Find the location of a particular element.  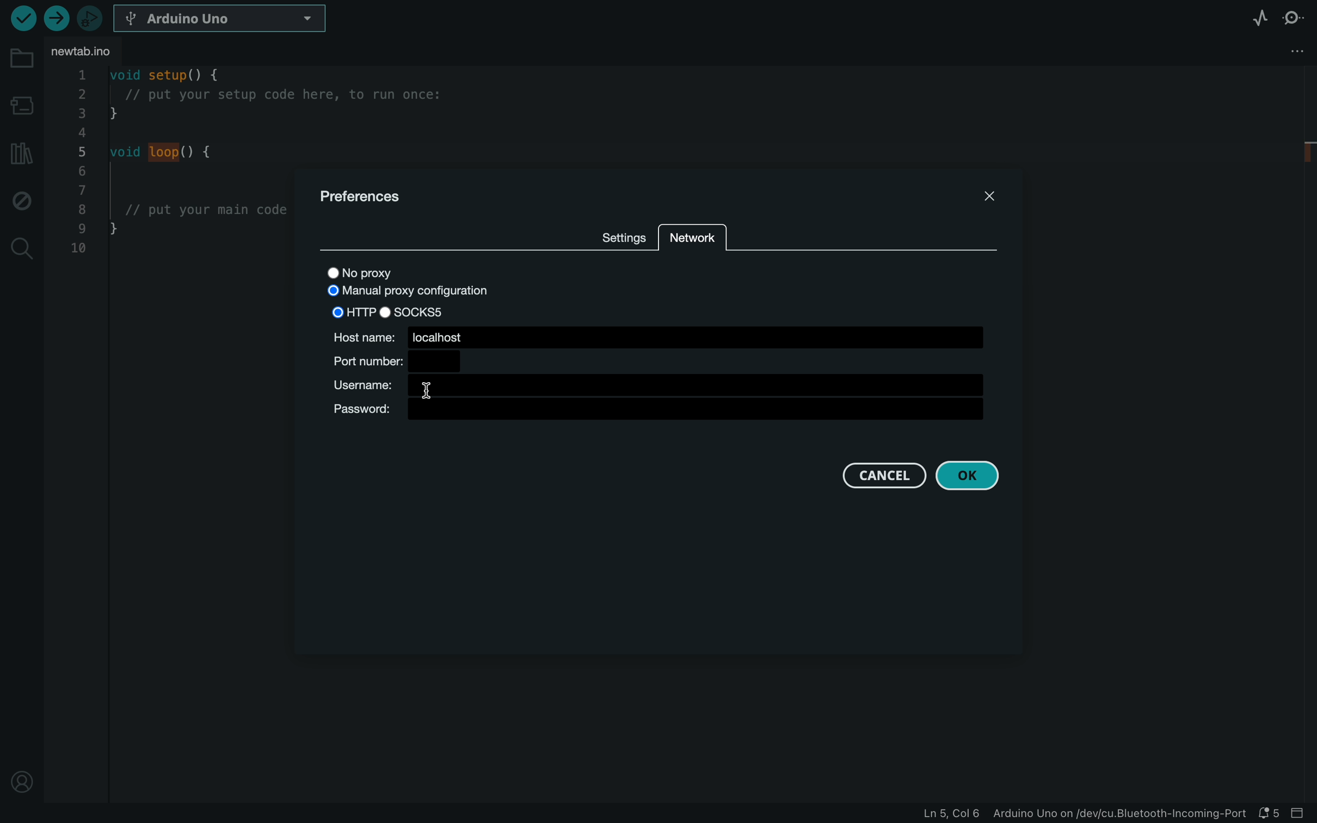

file information is located at coordinates (1082, 814).